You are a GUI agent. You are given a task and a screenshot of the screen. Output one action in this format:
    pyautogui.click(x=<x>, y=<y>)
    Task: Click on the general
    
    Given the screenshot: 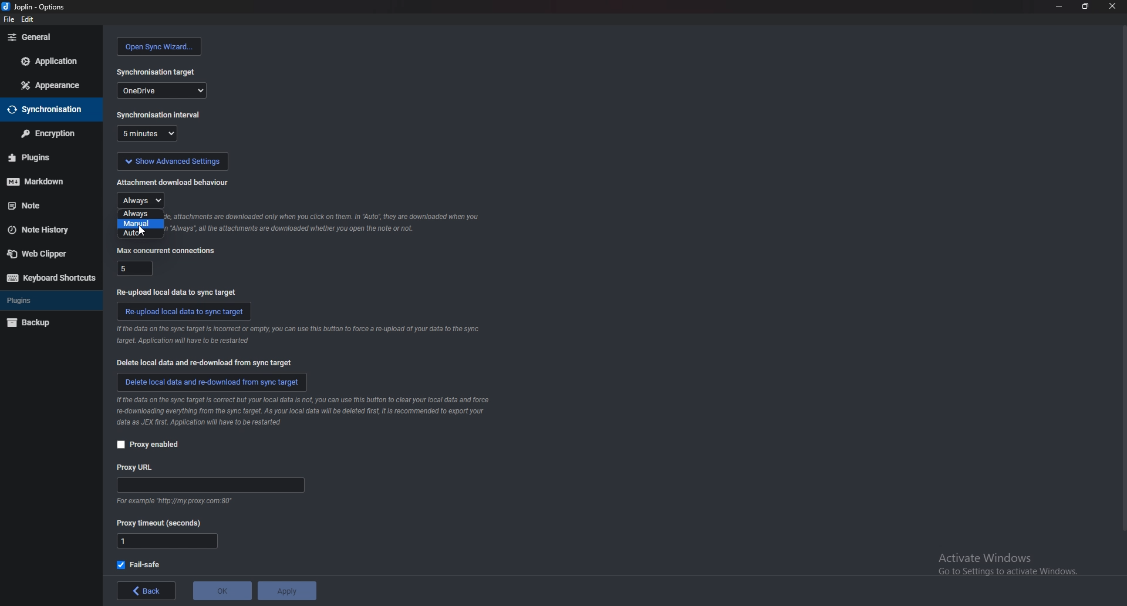 What is the action you would take?
    pyautogui.click(x=50, y=38)
    